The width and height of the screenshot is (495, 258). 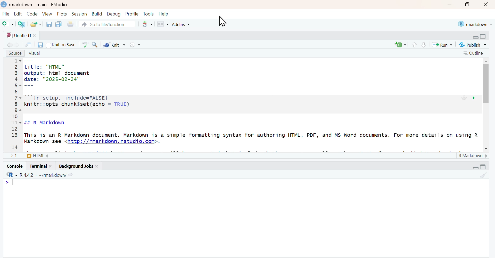 I want to click on git commit, so click(x=147, y=24).